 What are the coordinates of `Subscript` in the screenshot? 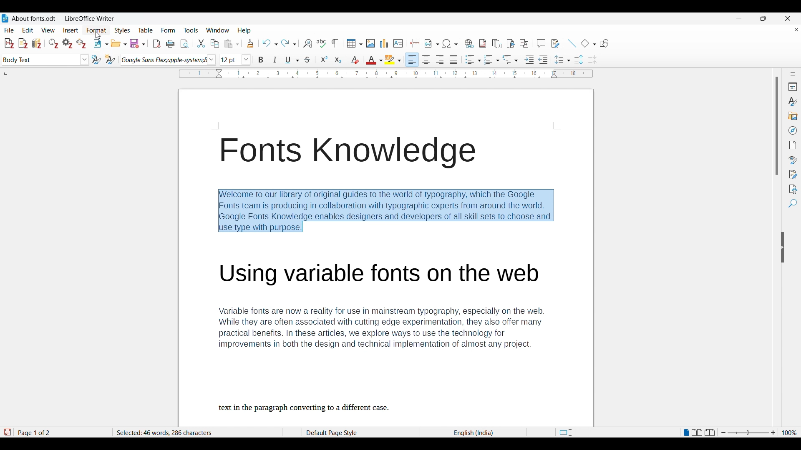 It's located at (338, 60).